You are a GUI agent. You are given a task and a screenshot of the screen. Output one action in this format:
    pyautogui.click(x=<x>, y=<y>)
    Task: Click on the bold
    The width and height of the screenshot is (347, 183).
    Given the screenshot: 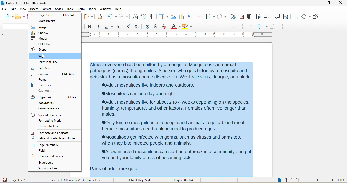 What is the action you would take?
    pyautogui.click(x=90, y=26)
    